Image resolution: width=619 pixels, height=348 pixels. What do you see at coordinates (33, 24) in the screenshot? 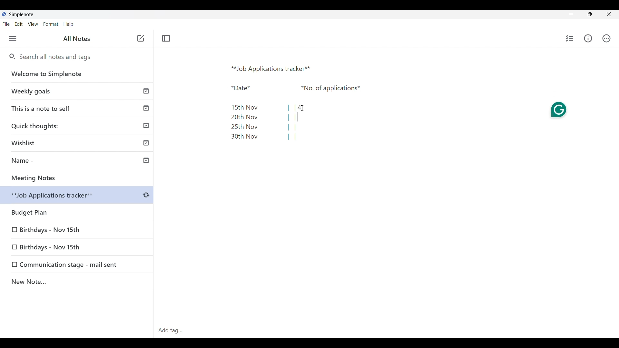
I see `View` at bounding box center [33, 24].